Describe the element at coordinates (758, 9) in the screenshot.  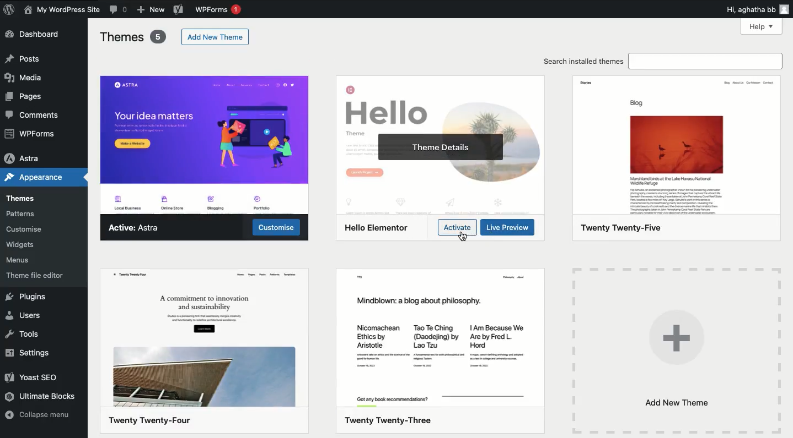
I see `Hi user` at that location.